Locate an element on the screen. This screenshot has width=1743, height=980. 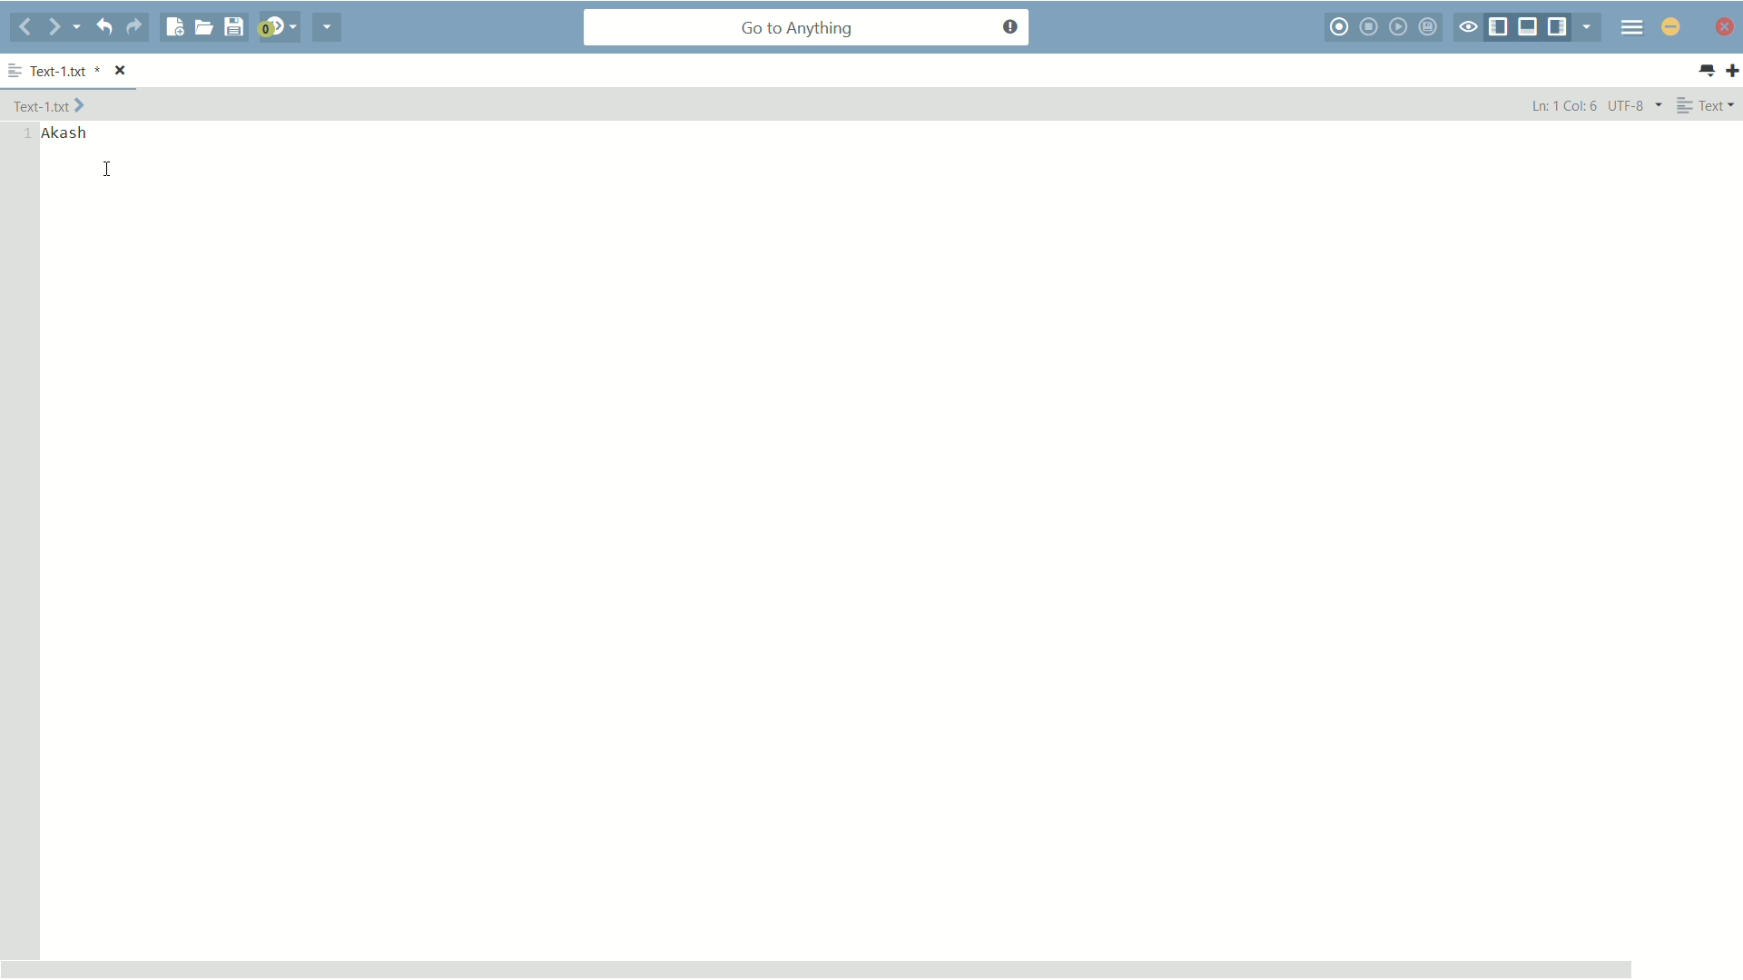
back is located at coordinates (24, 29).